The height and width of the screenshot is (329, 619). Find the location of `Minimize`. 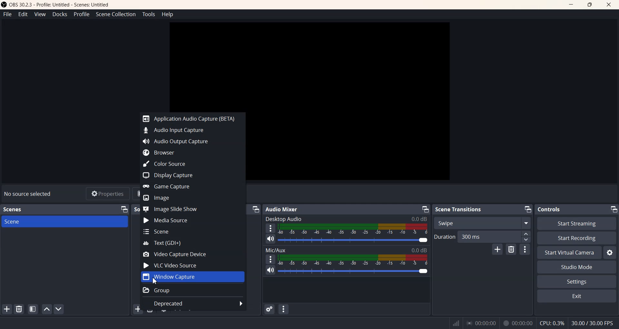

Minimize is located at coordinates (125, 209).